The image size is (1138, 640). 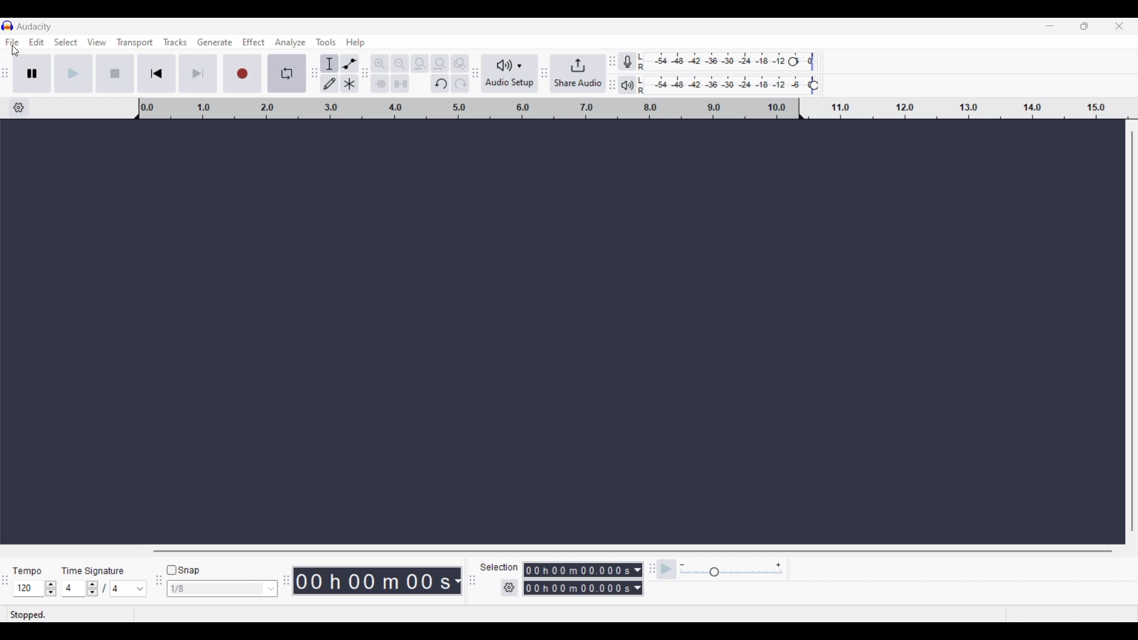 What do you see at coordinates (254, 42) in the screenshot?
I see `Effect menu` at bounding box center [254, 42].